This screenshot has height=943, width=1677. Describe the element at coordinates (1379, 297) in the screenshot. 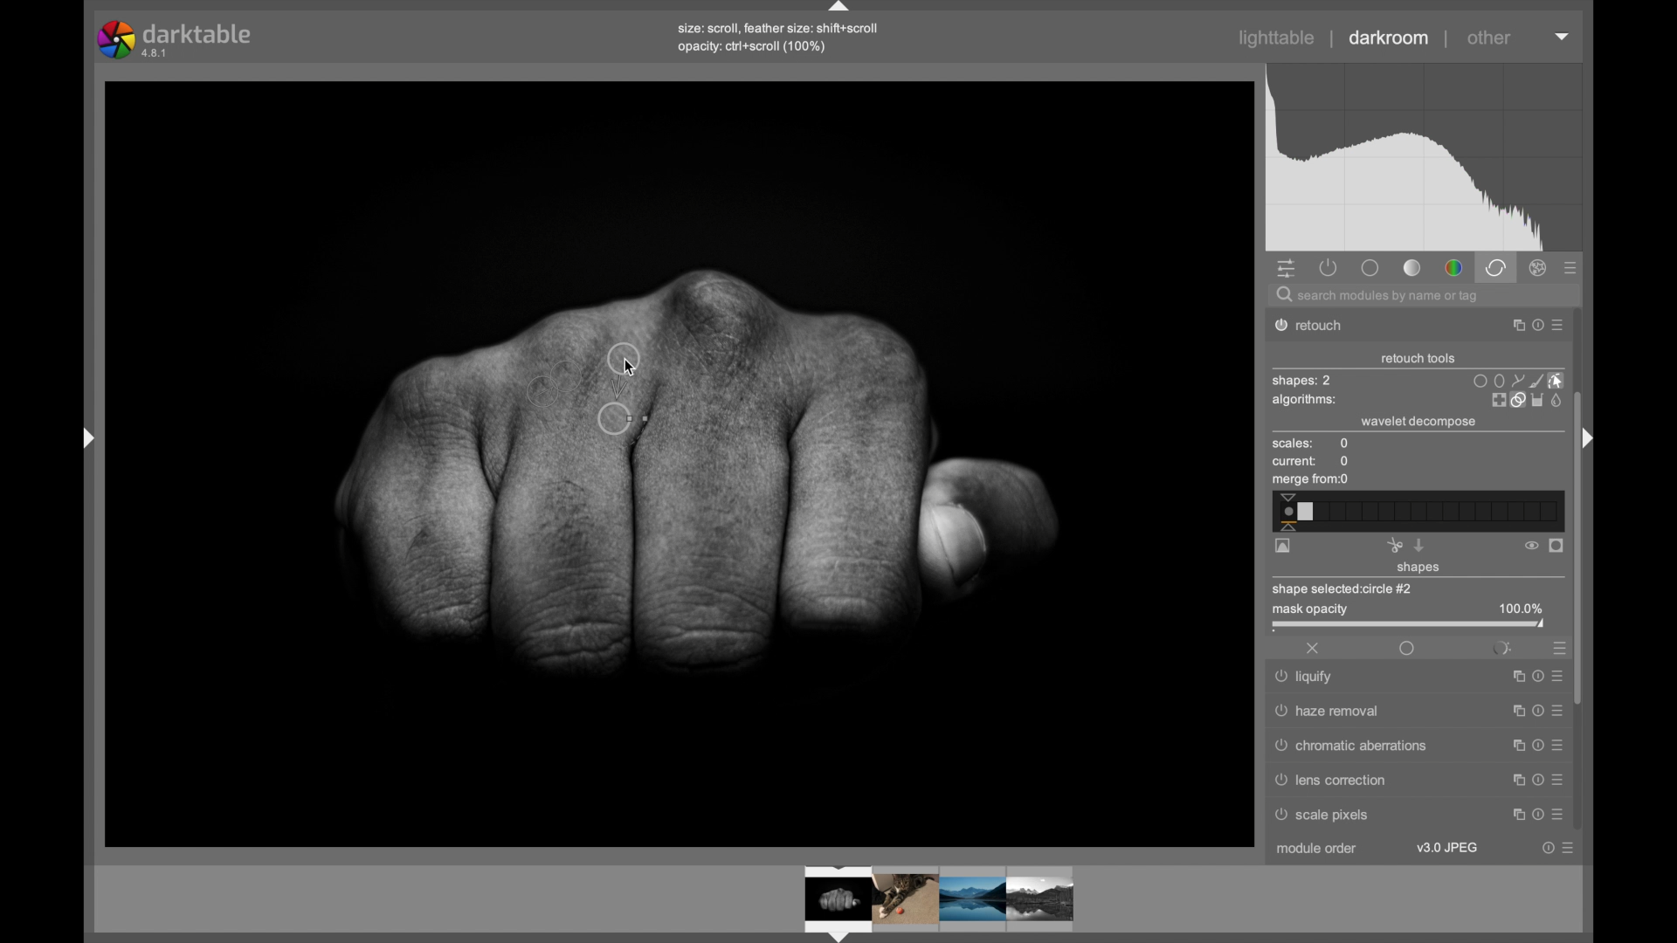

I see `search modules by name or tag` at that location.